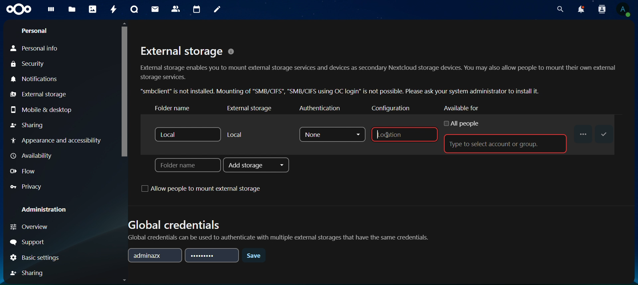 The height and width of the screenshot is (285, 638). Describe the element at coordinates (197, 9) in the screenshot. I see `calendar` at that location.